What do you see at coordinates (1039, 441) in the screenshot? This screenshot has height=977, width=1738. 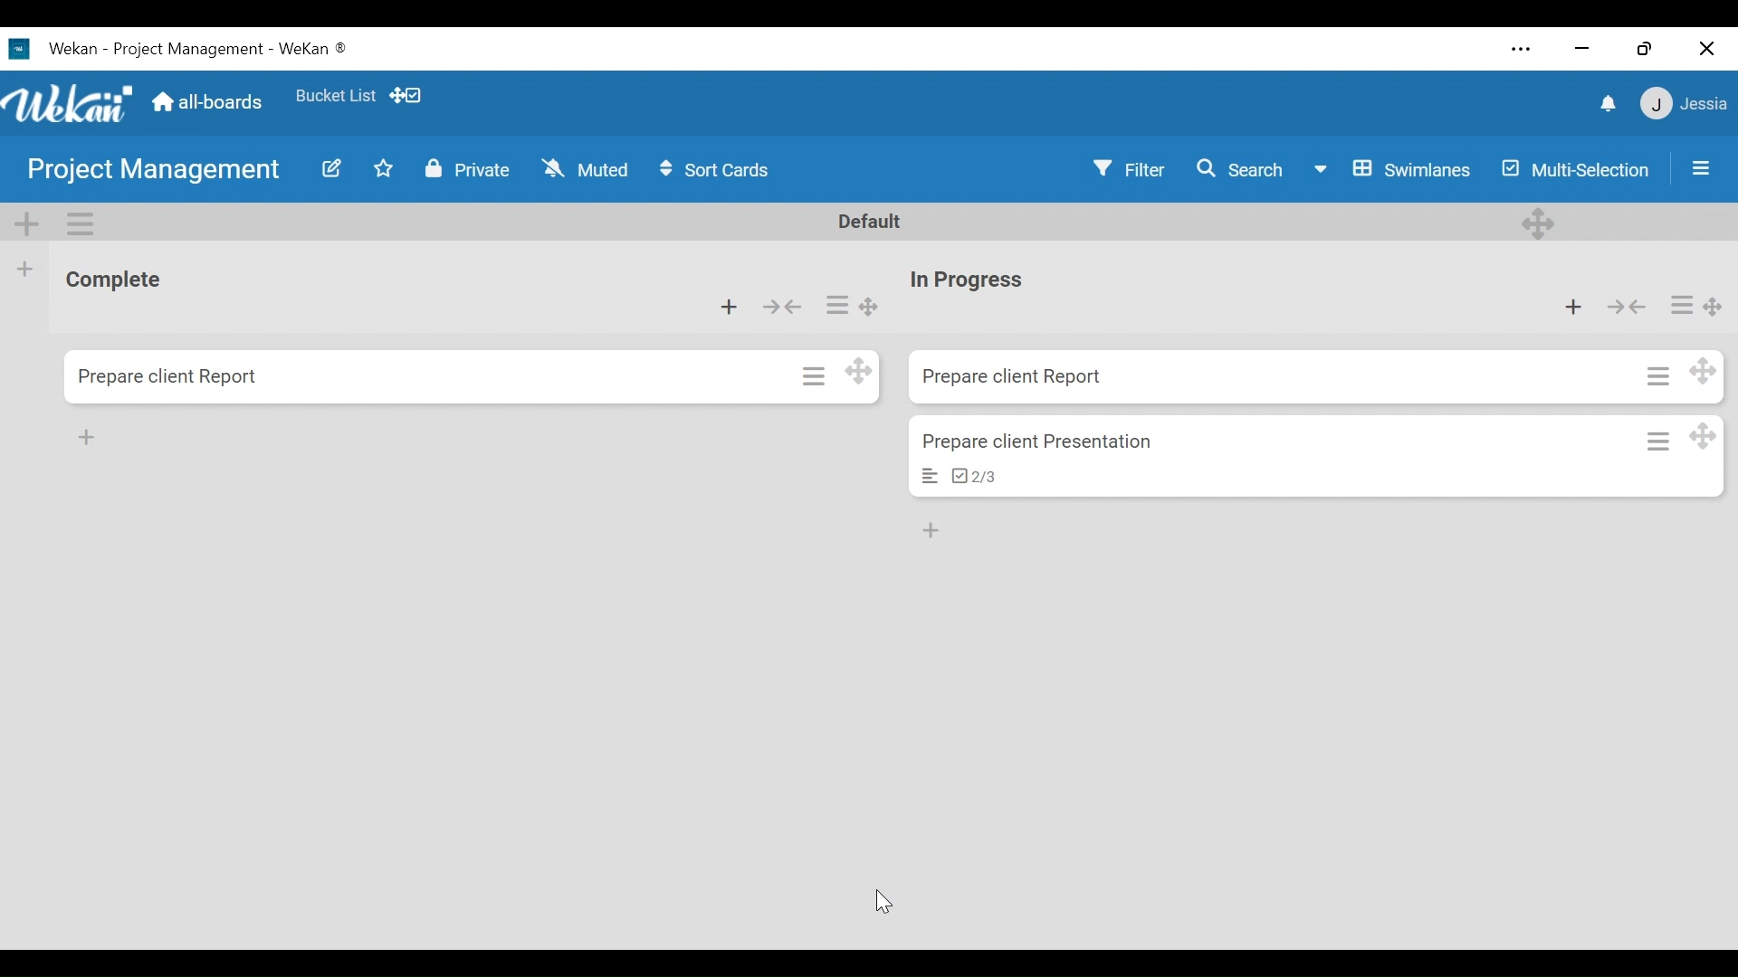 I see `Card Title` at bounding box center [1039, 441].